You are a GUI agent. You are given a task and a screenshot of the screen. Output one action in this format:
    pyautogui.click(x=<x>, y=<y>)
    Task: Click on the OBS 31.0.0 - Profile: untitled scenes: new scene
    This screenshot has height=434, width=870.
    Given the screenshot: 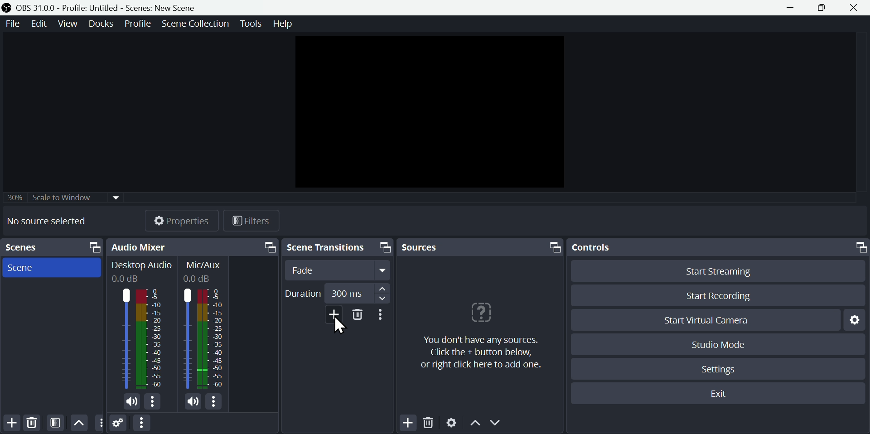 What is the action you would take?
    pyautogui.click(x=103, y=7)
    